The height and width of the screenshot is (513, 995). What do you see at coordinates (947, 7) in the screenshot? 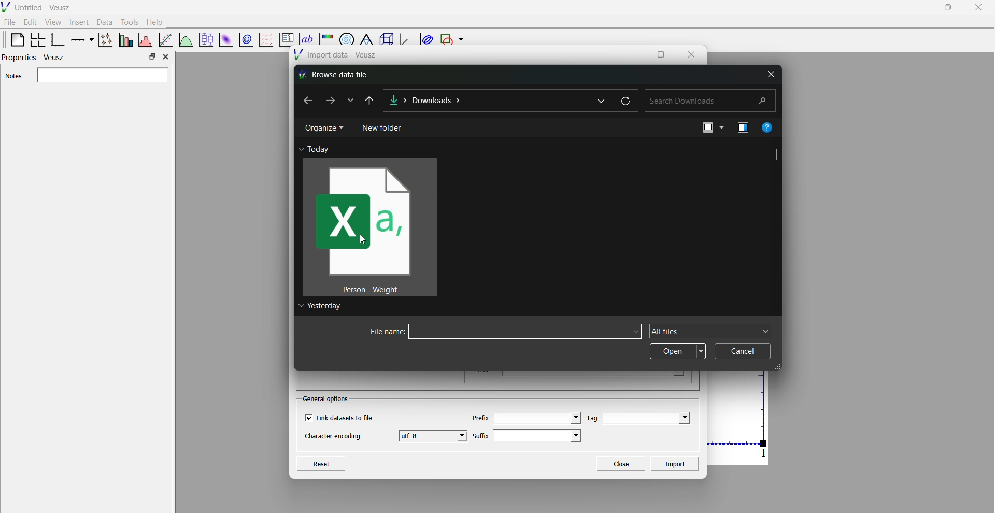
I see `maximize` at bounding box center [947, 7].